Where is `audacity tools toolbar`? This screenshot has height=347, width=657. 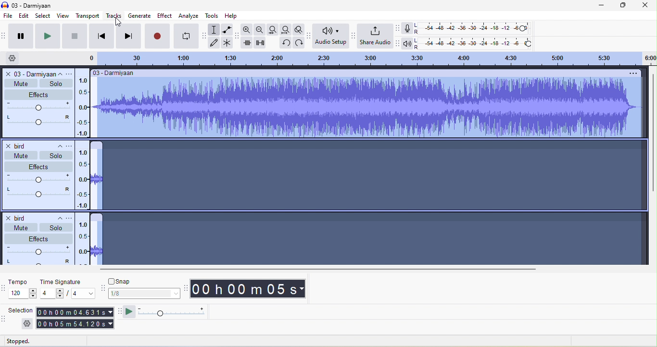
audacity tools toolbar is located at coordinates (205, 36).